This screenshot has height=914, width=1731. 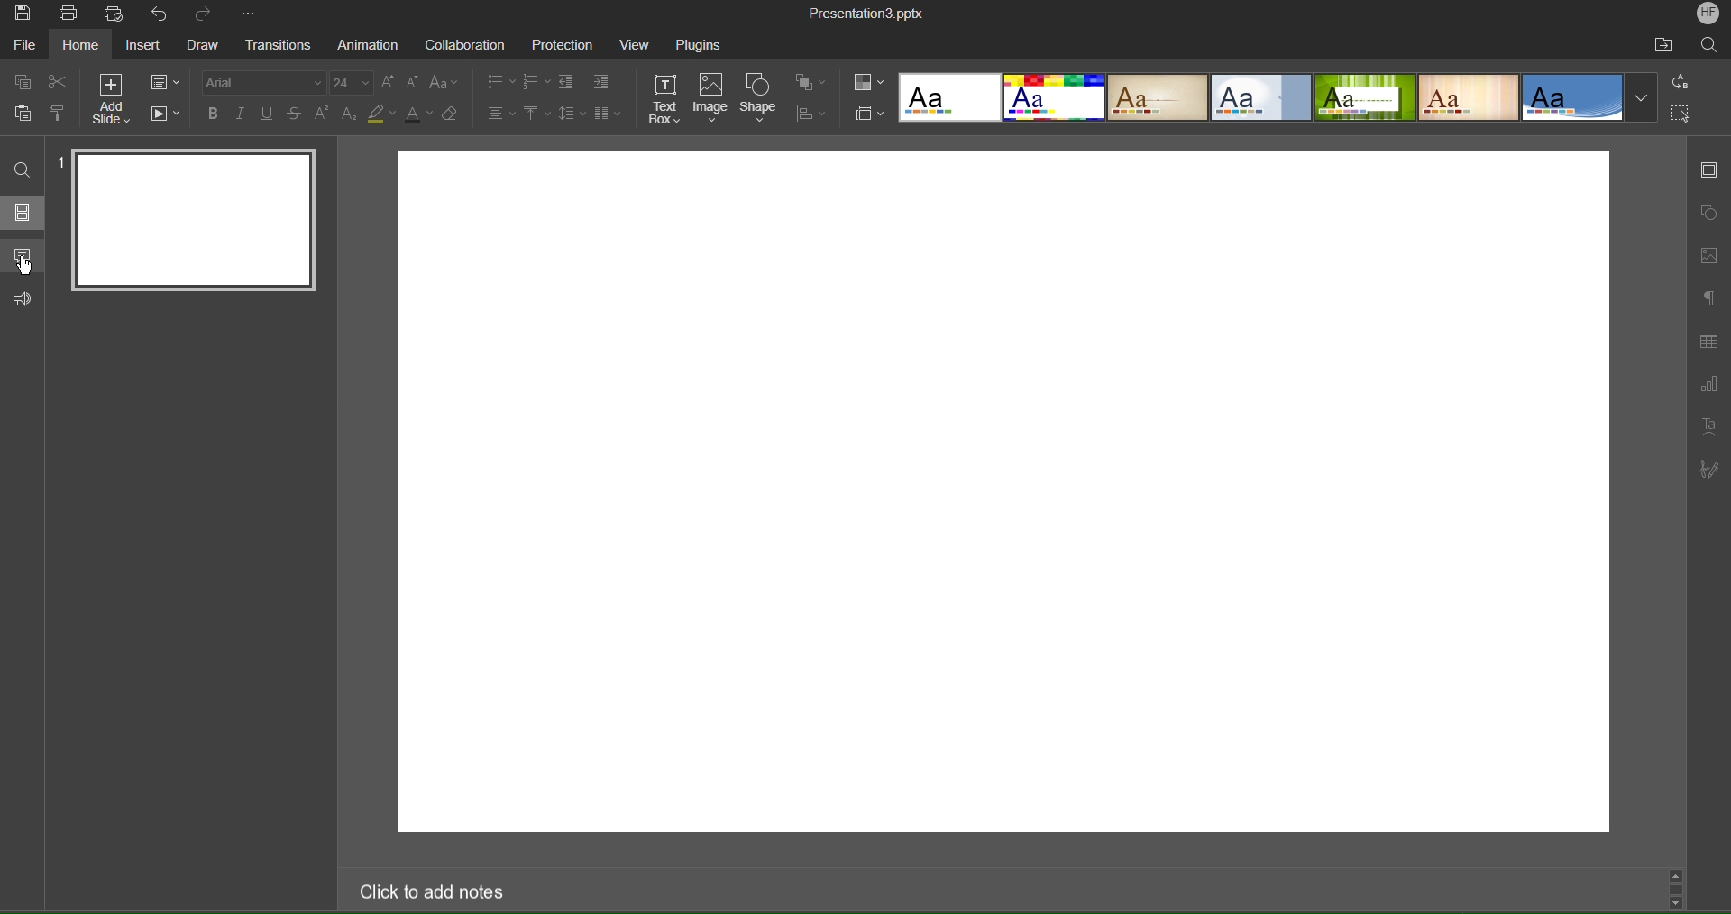 What do you see at coordinates (452, 115) in the screenshot?
I see `Erase Style` at bounding box center [452, 115].